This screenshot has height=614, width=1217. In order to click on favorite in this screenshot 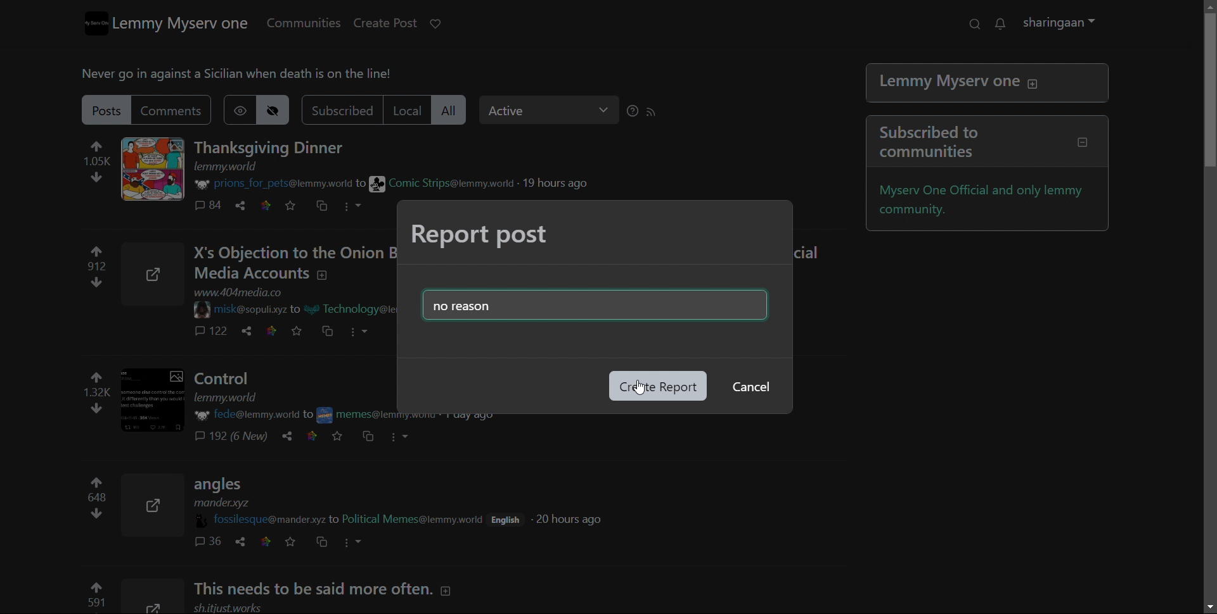, I will do `click(302, 331)`.